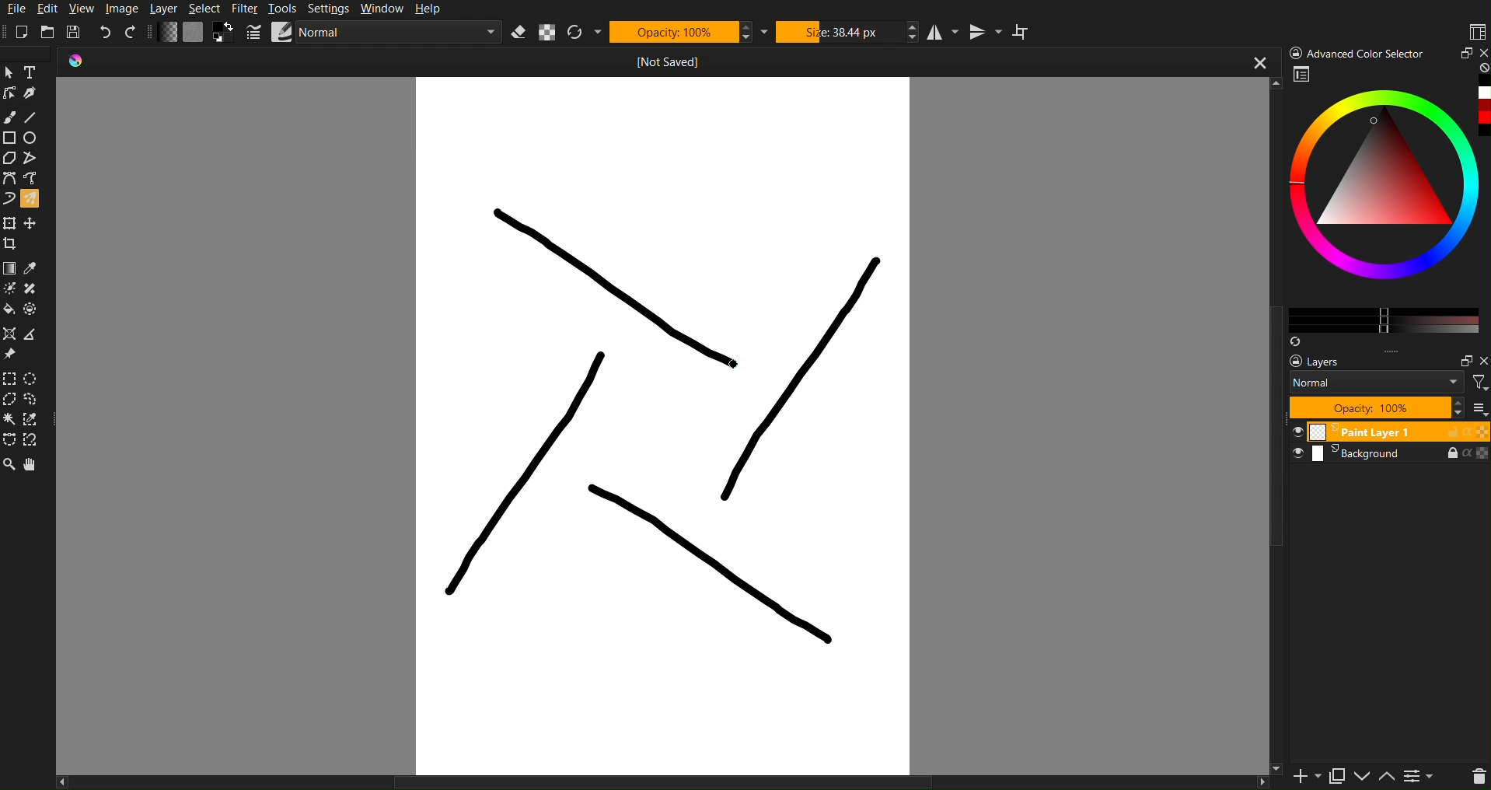 This screenshot has width=1491, height=790. I want to click on Edit, so click(51, 9).